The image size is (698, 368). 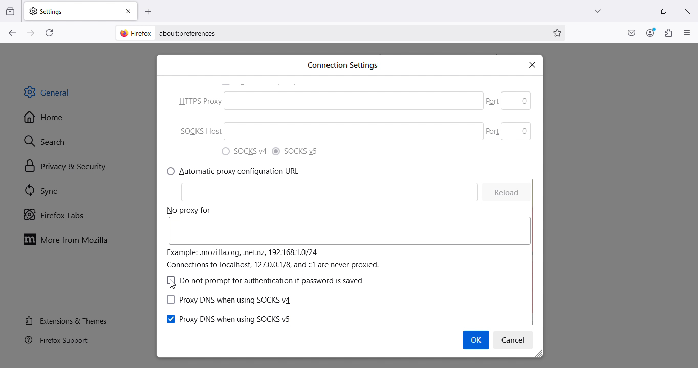 I want to click on Privacy and security, so click(x=64, y=166).